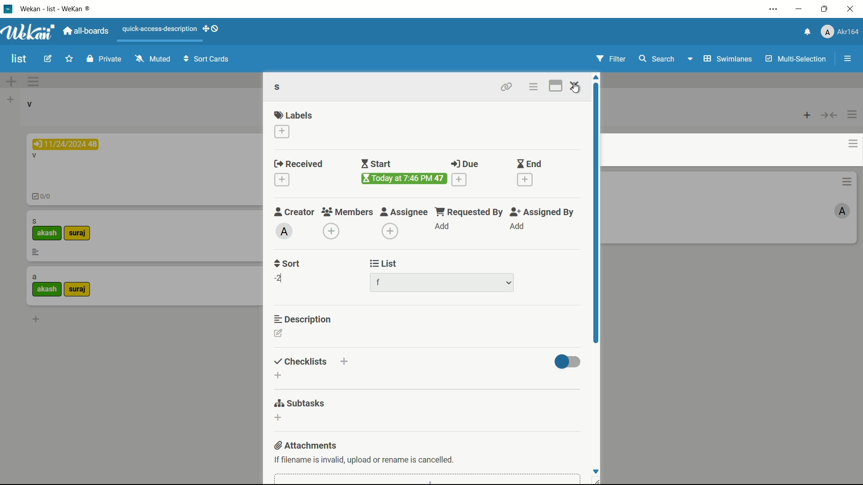 The height and width of the screenshot is (485, 863). What do you see at coordinates (470, 212) in the screenshot?
I see `requested by` at bounding box center [470, 212].